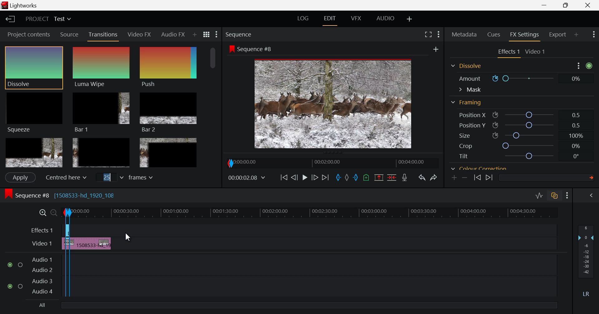  What do you see at coordinates (41, 243) in the screenshot?
I see `Video 1` at bounding box center [41, 243].